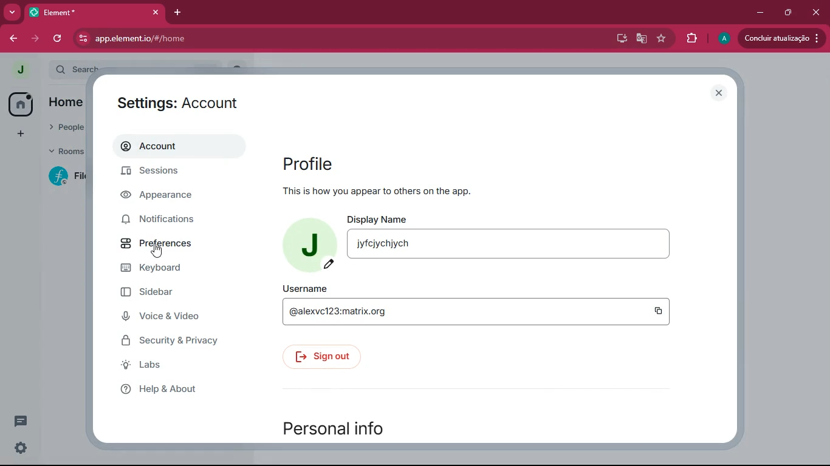  What do you see at coordinates (95, 12) in the screenshot?
I see `element` at bounding box center [95, 12].